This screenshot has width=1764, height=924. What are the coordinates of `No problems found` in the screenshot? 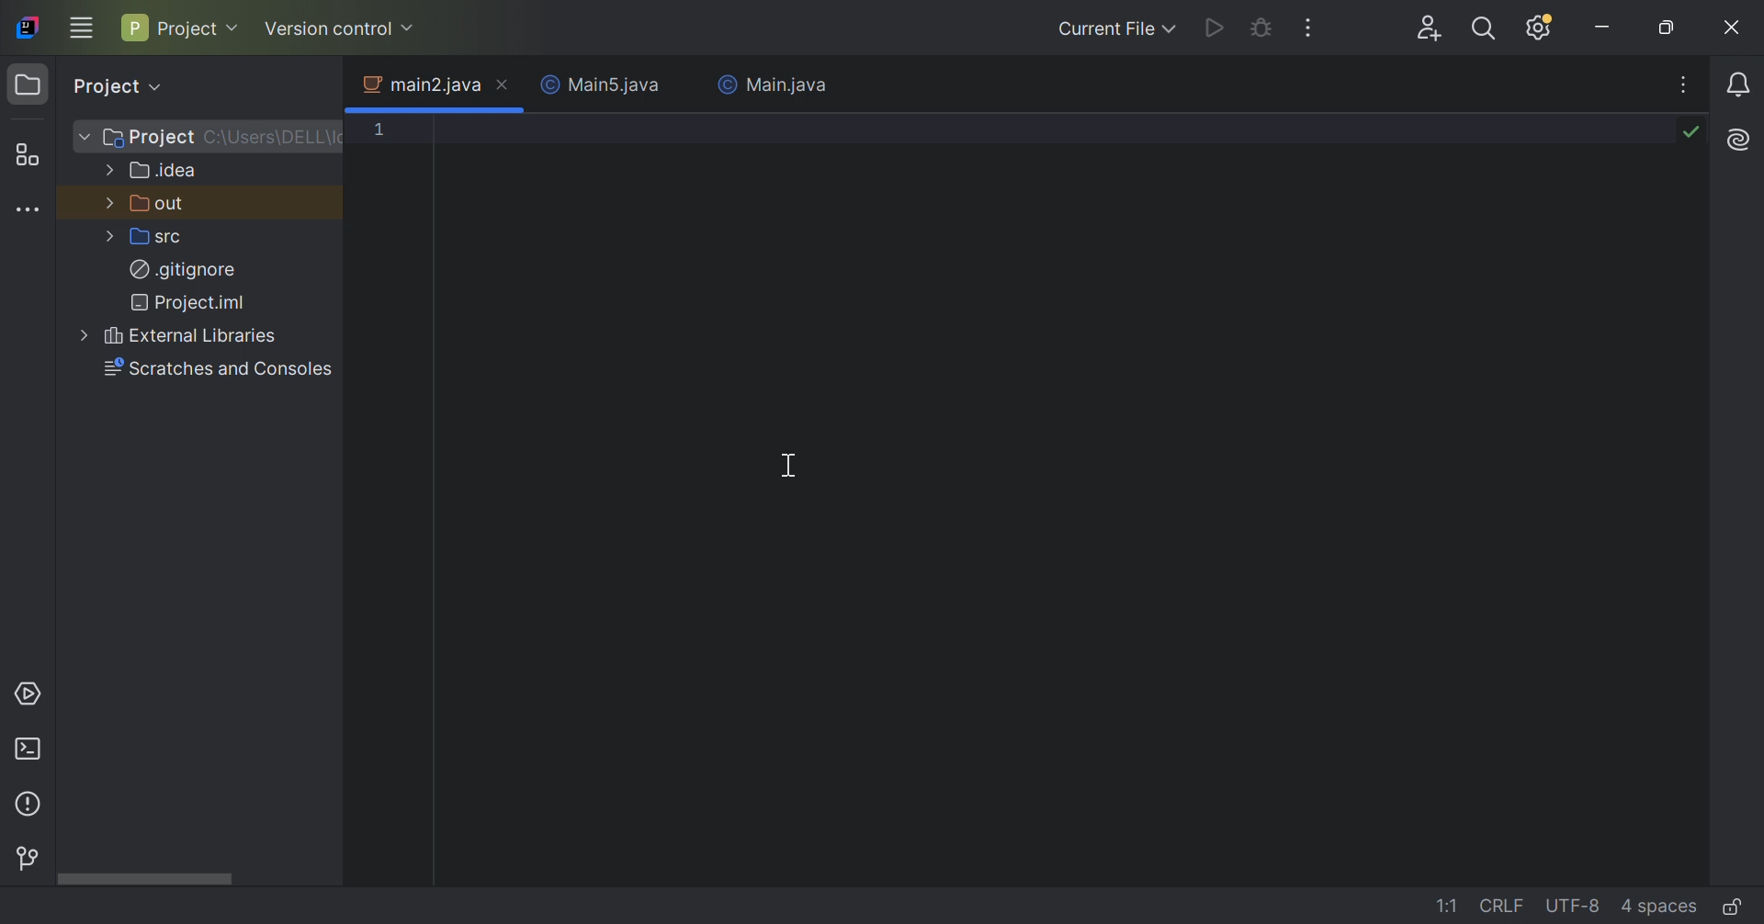 It's located at (1692, 134).